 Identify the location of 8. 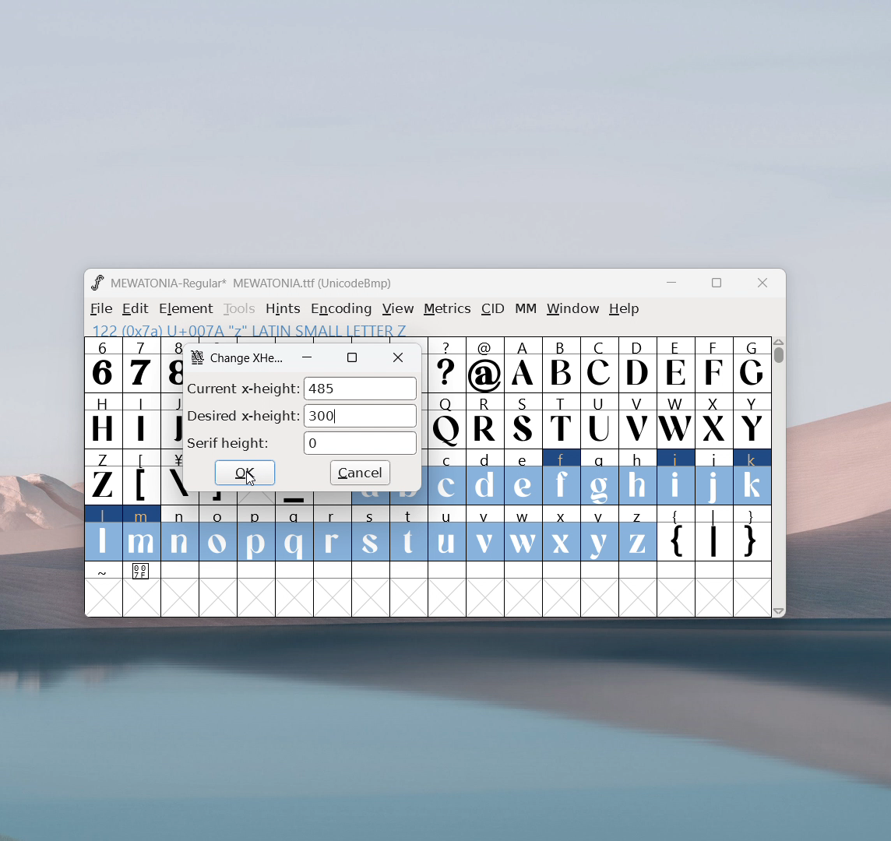
(171, 364).